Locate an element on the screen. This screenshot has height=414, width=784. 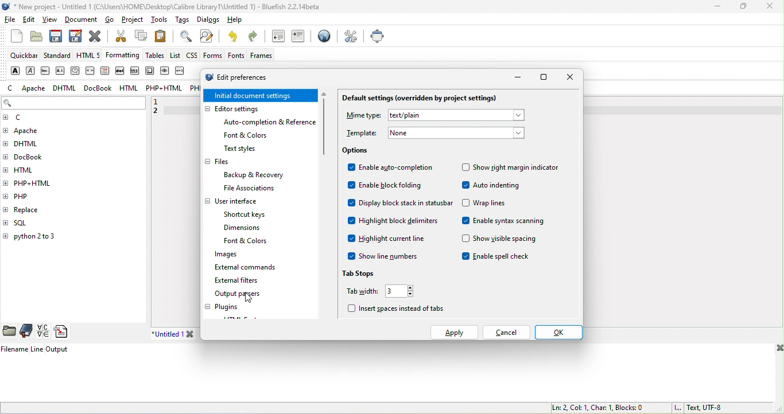
python 2 to 3 is located at coordinates (42, 238).